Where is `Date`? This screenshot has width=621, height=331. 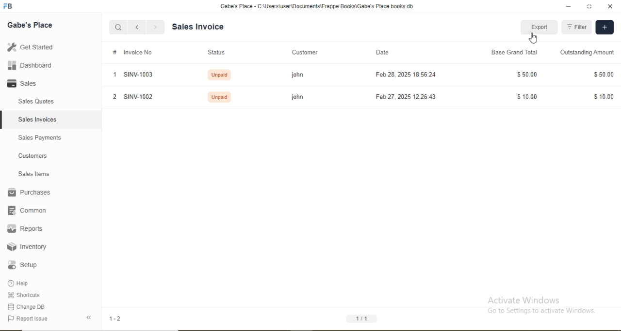 Date is located at coordinates (382, 52).